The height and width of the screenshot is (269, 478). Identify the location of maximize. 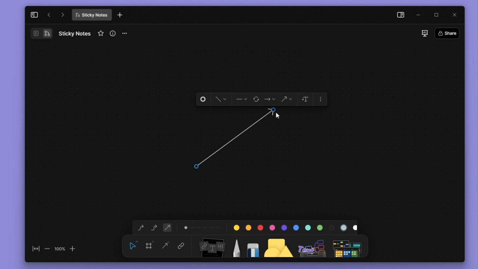
(439, 15).